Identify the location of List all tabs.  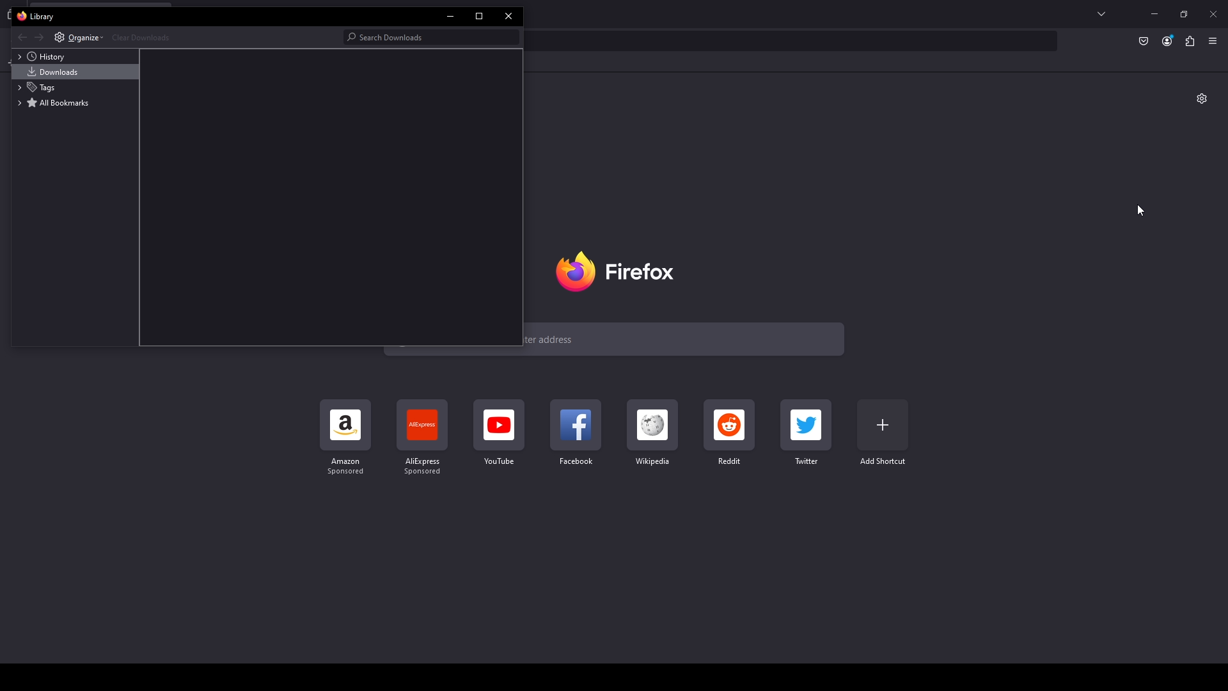
(1102, 14).